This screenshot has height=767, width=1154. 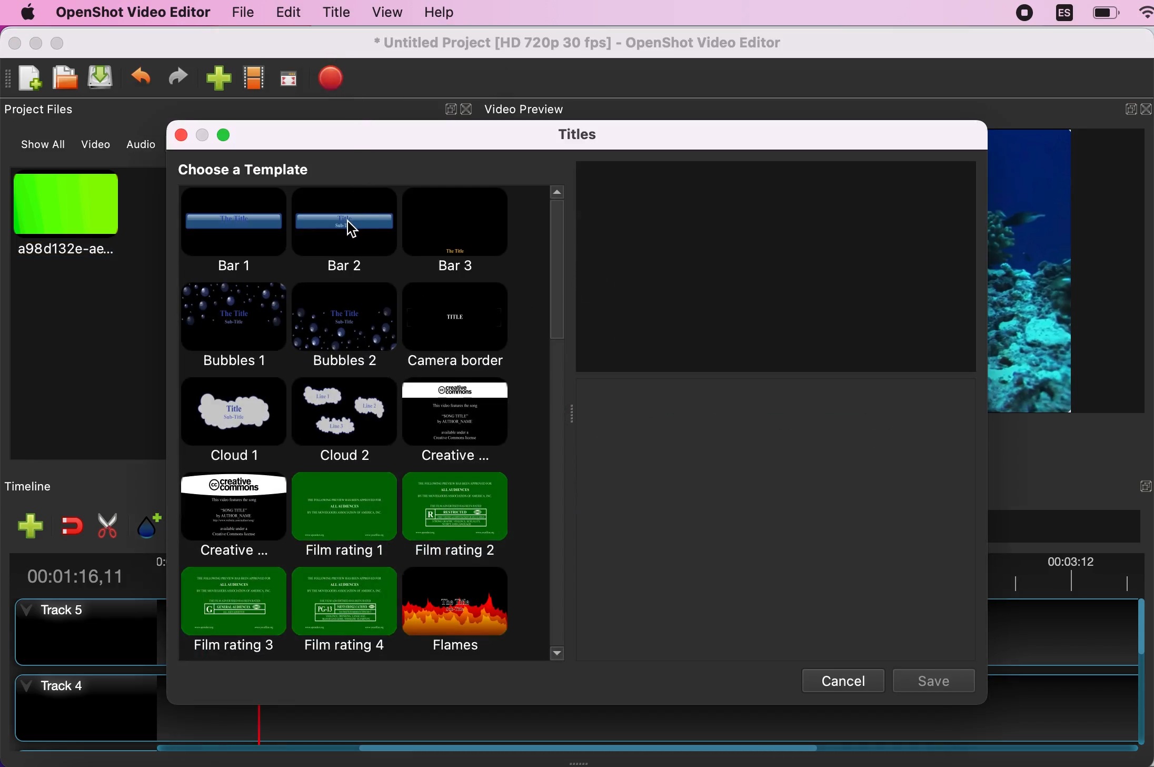 I want to click on time duration, so click(x=86, y=572).